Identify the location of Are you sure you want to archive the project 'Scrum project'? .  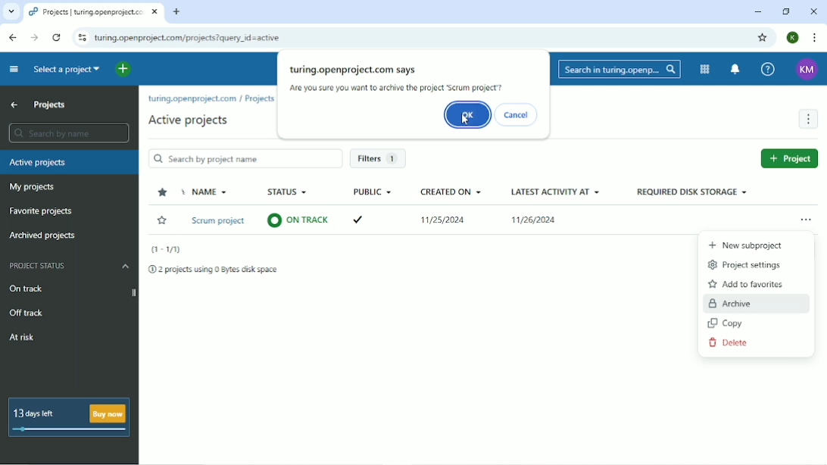
(398, 89).